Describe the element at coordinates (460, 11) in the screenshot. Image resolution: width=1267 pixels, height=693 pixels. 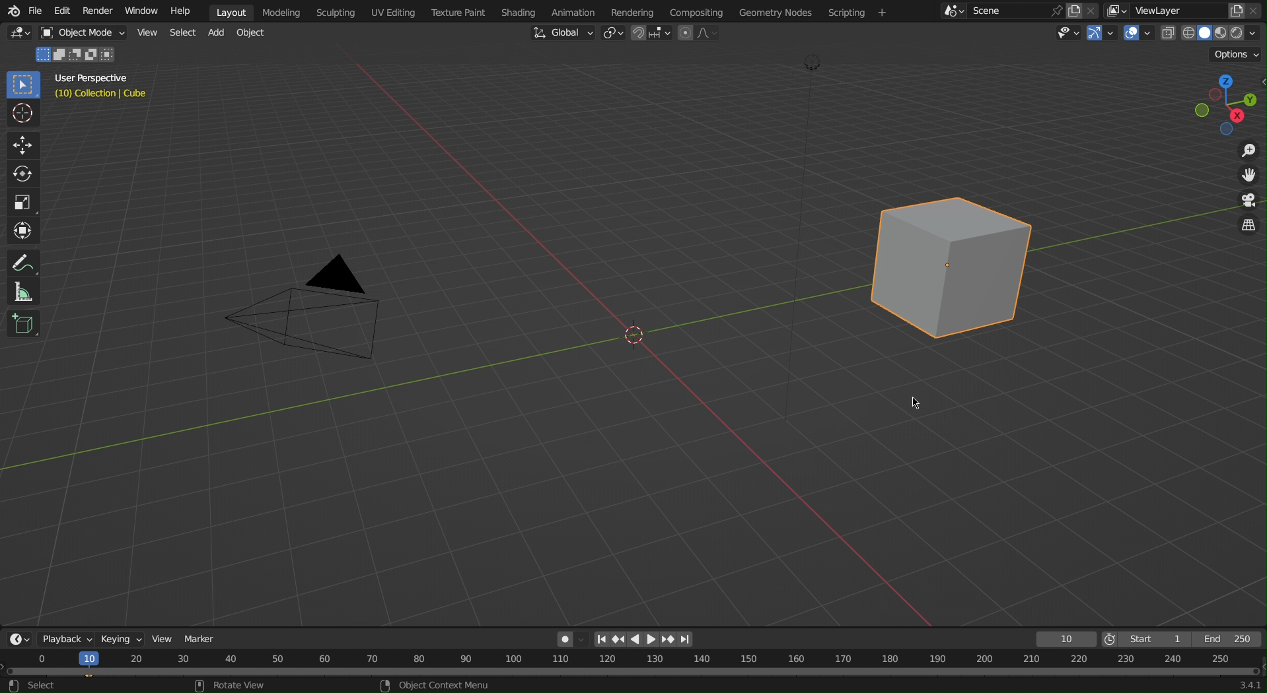
I see `Texture Paint` at that location.